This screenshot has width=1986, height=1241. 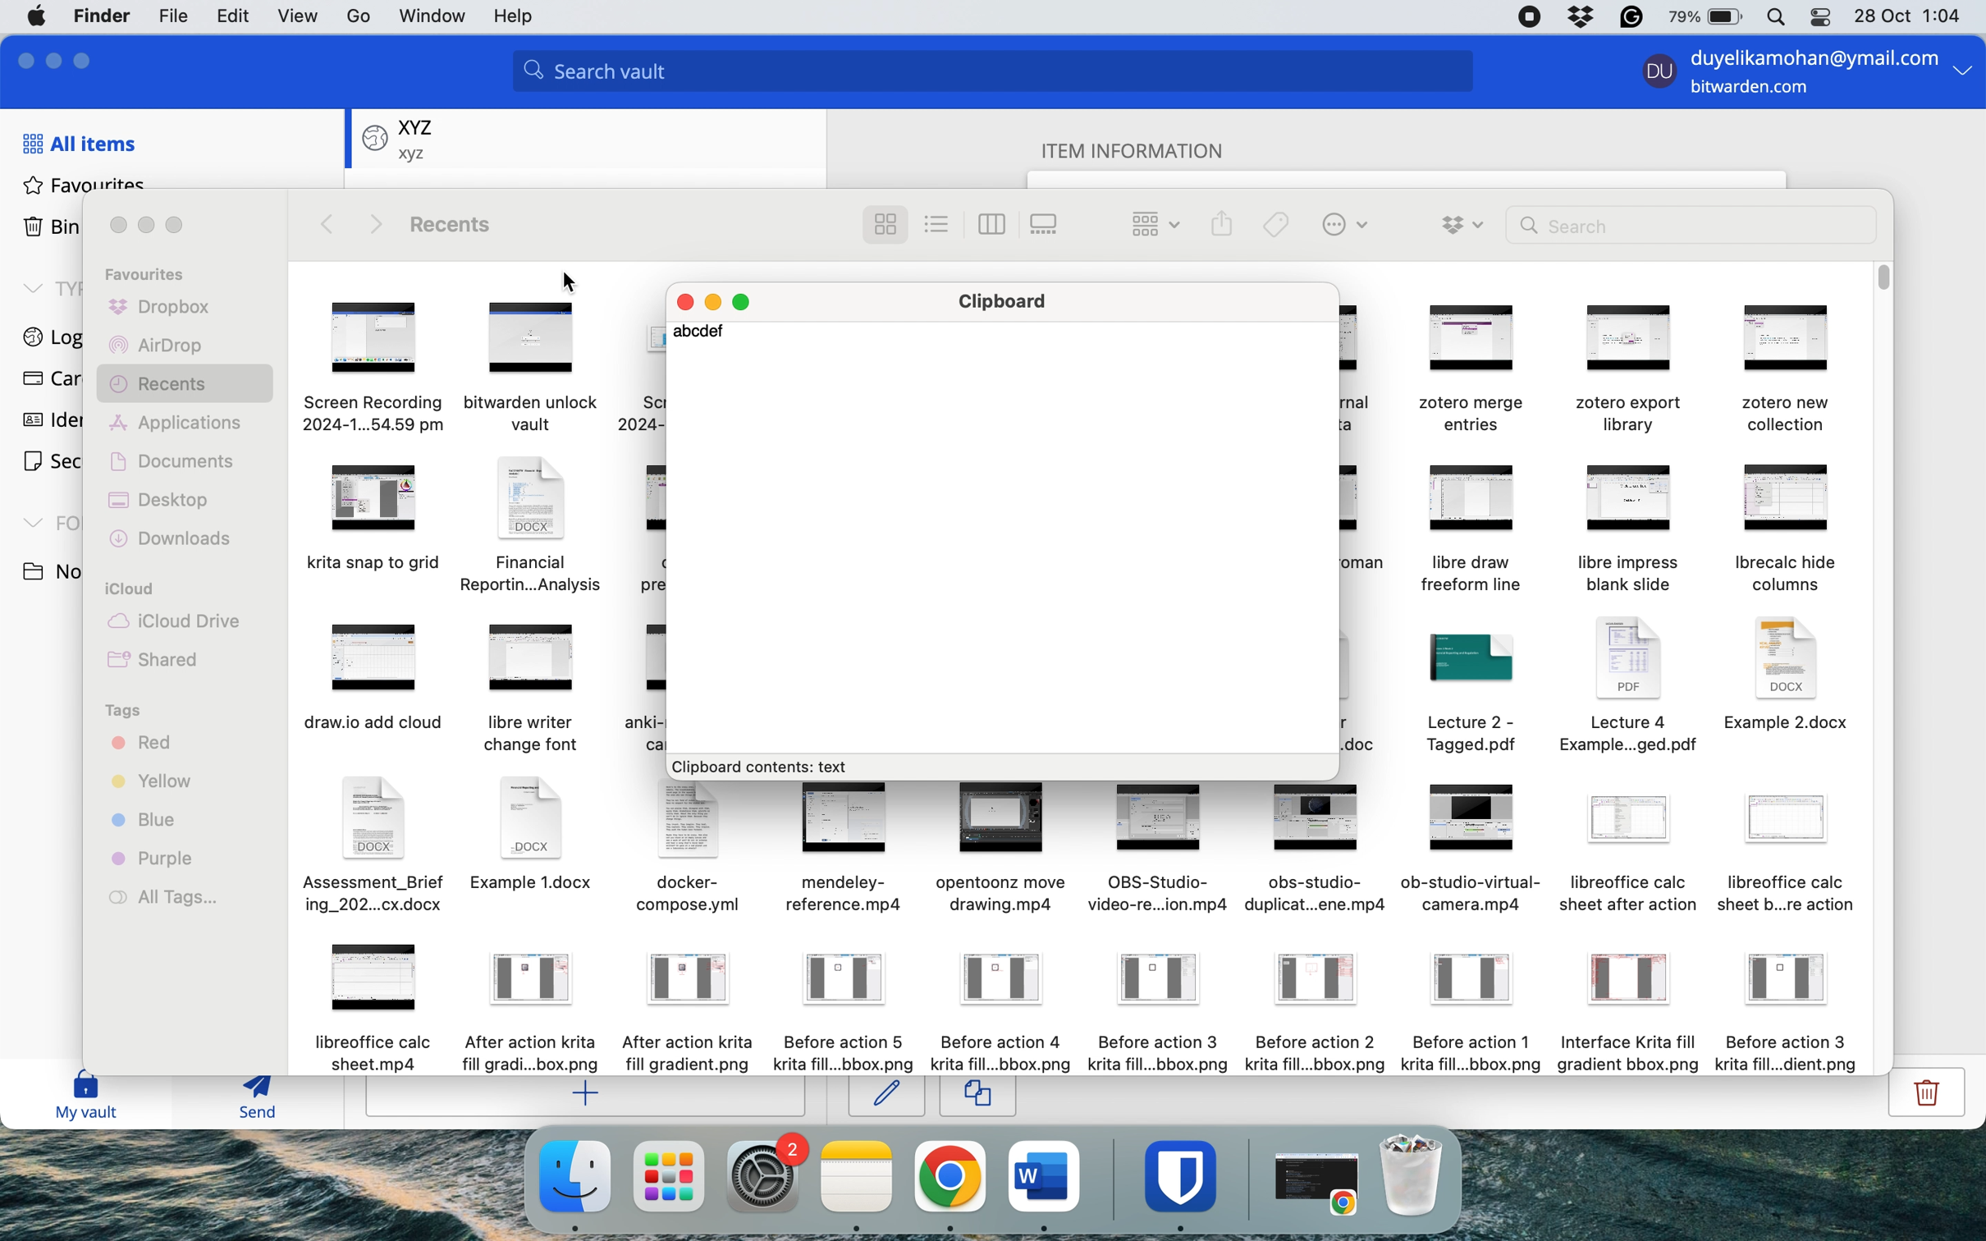 I want to click on favourites, so click(x=153, y=275).